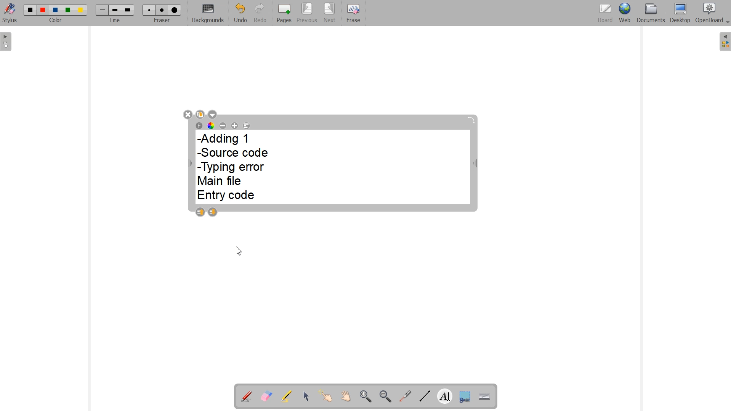 Image resolution: width=731 pixels, height=411 pixels. What do you see at coordinates (485, 395) in the screenshot?
I see `Display virtual keyboard ` at bounding box center [485, 395].